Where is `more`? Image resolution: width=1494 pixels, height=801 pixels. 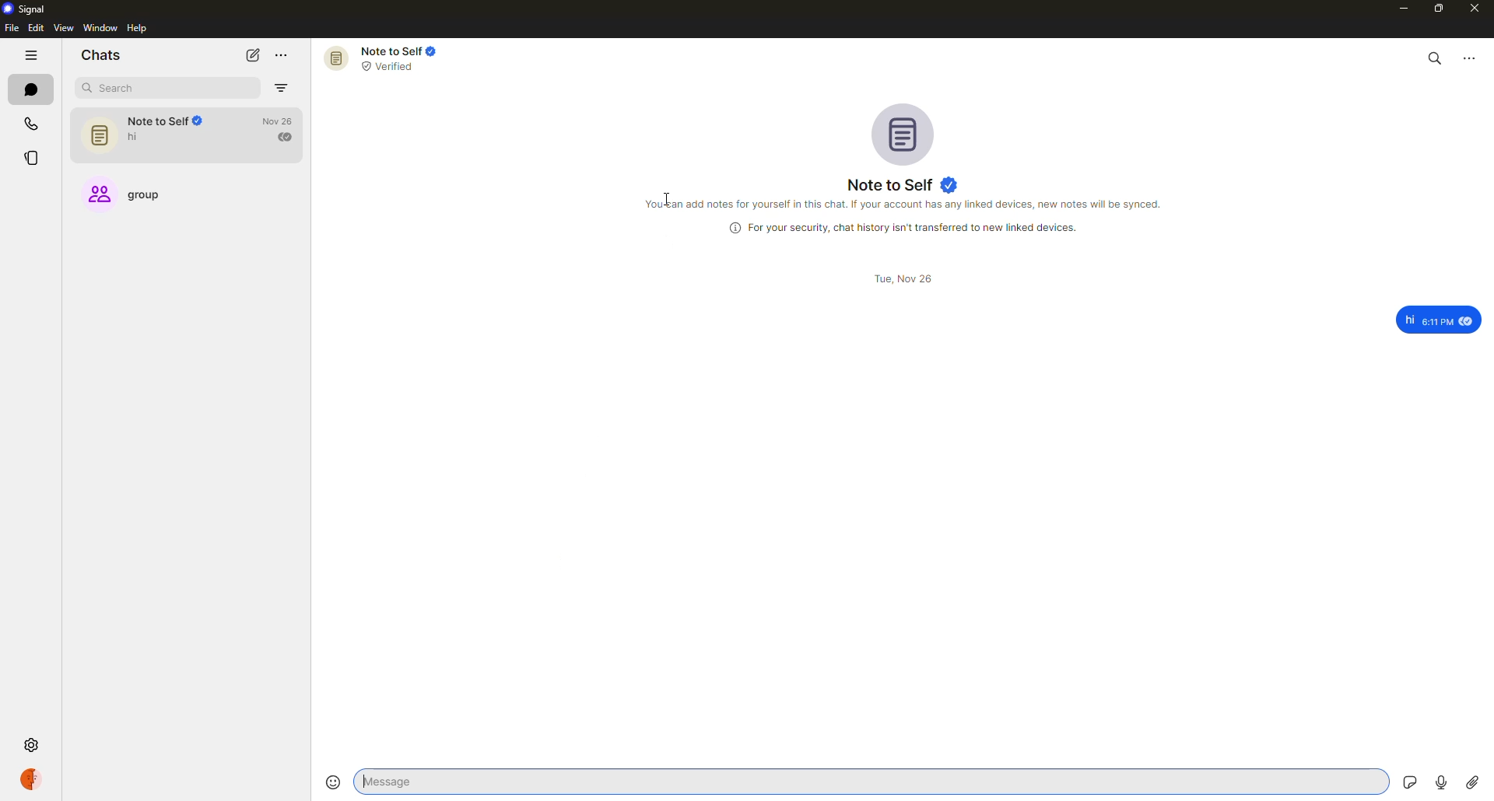
more is located at coordinates (1471, 57).